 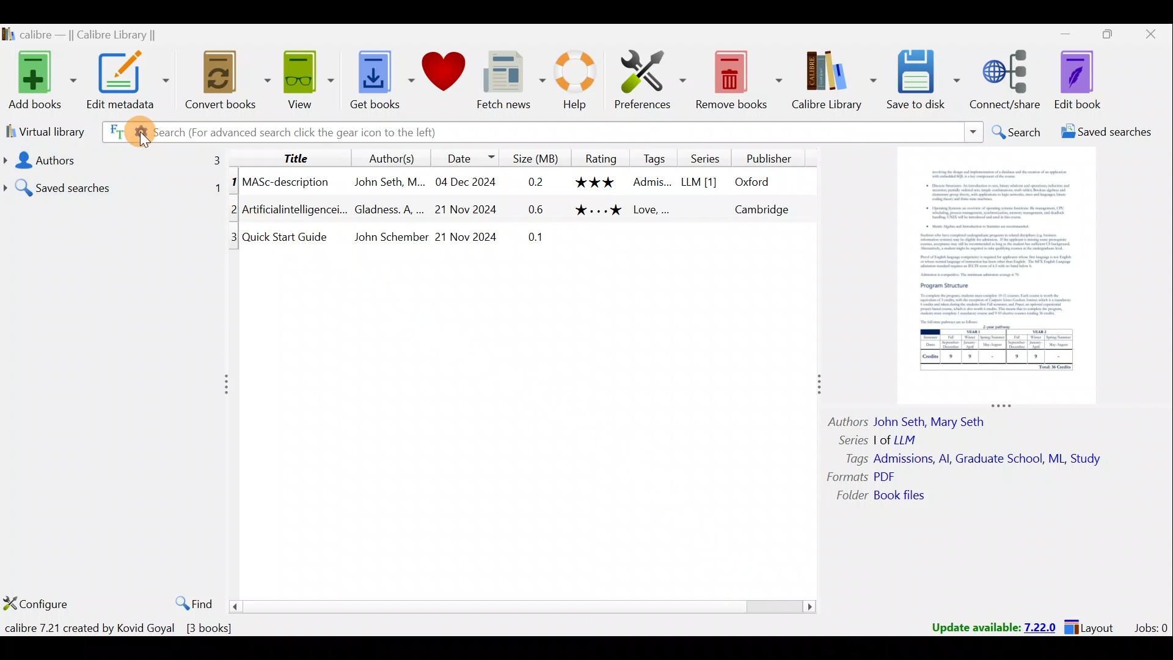 What do you see at coordinates (1149, 37) in the screenshot?
I see `Close` at bounding box center [1149, 37].